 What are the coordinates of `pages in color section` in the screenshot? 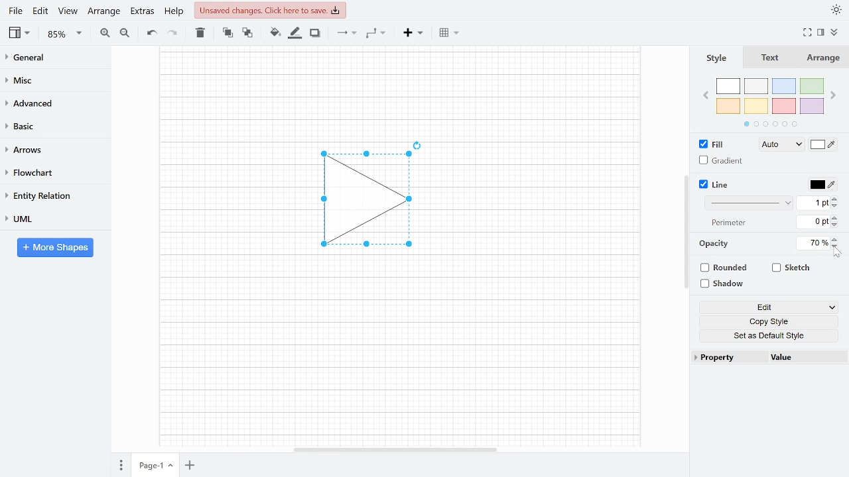 It's located at (769, 123).